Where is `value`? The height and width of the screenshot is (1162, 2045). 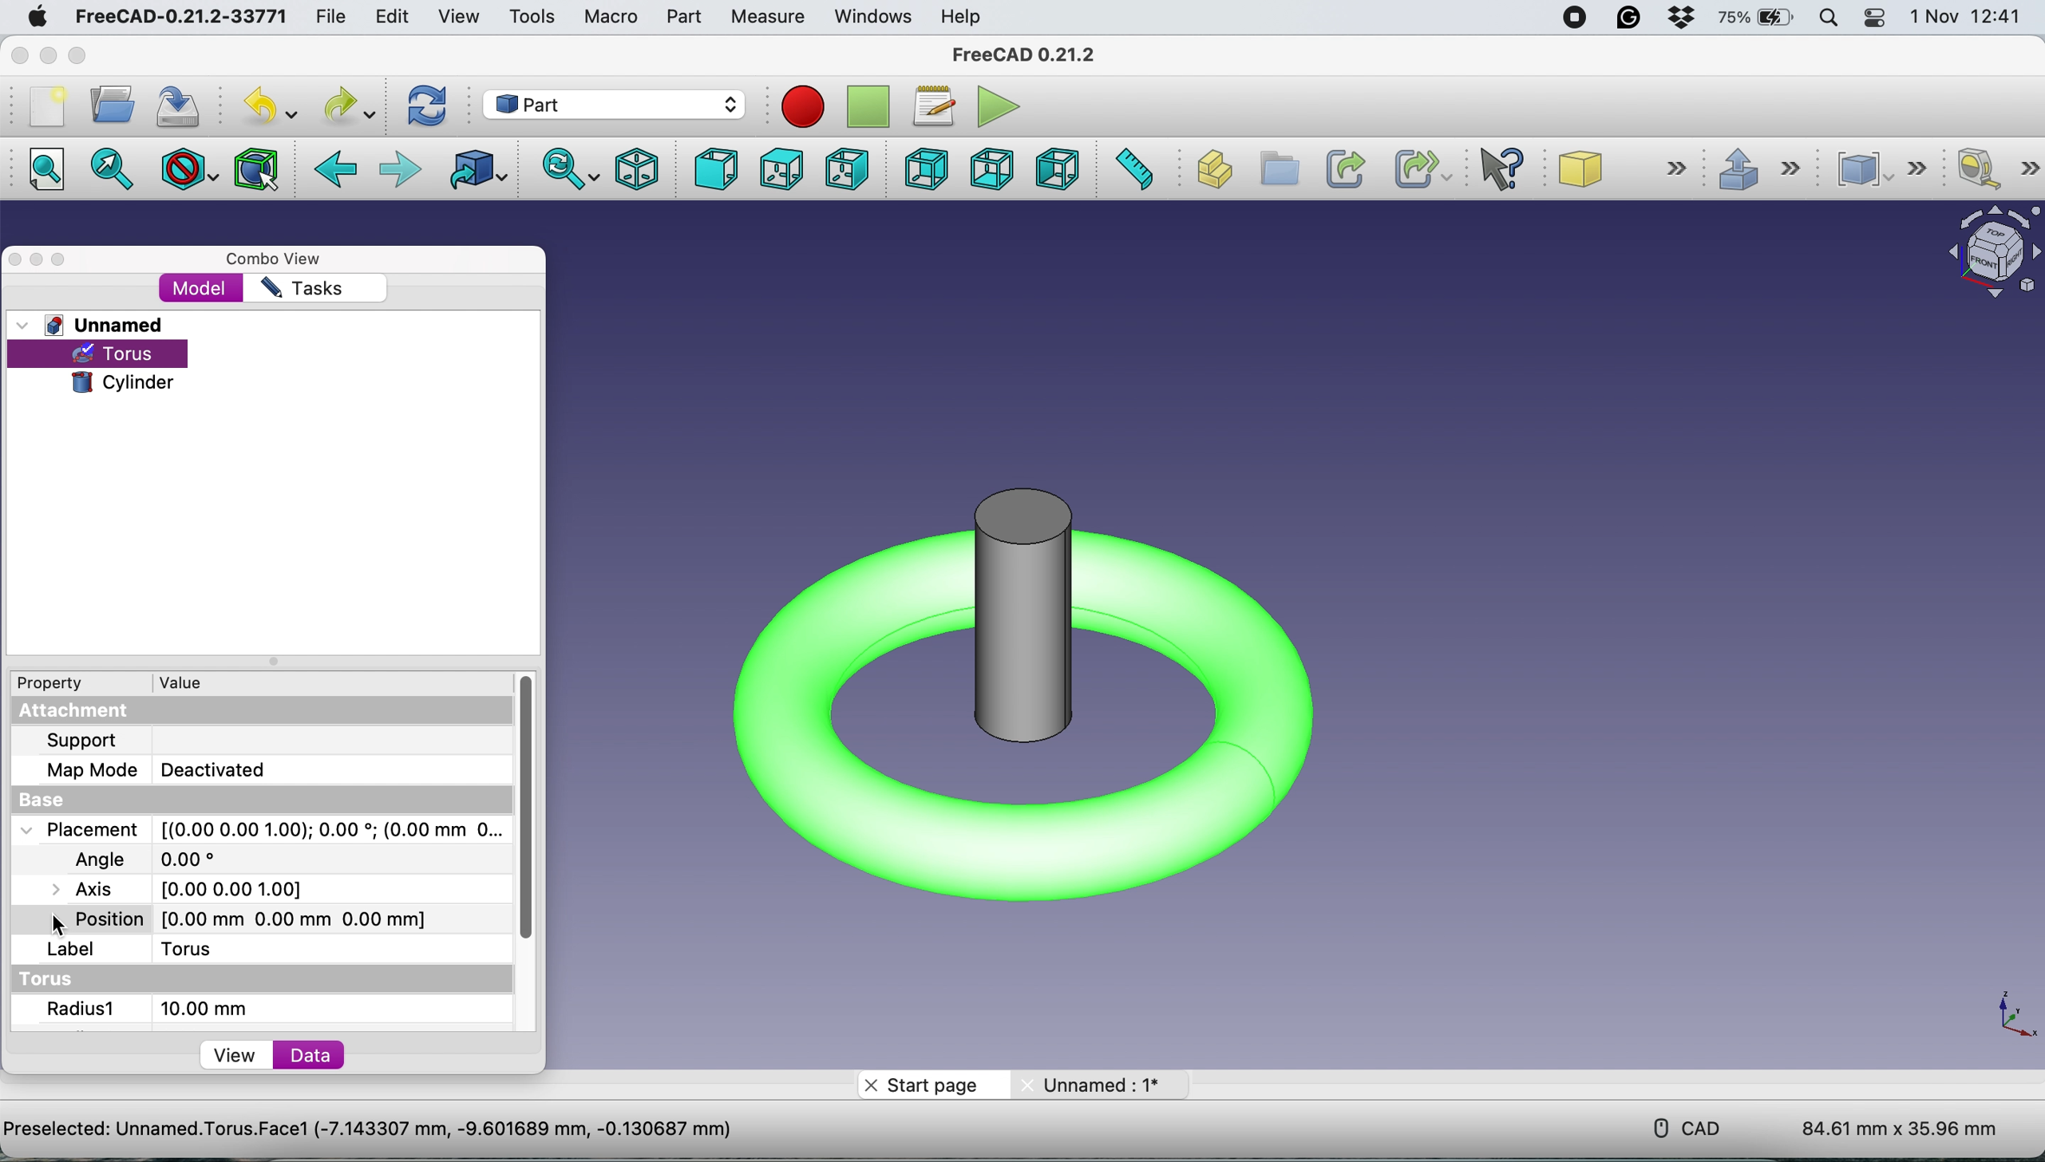
value is located at coordinates (205, 682).